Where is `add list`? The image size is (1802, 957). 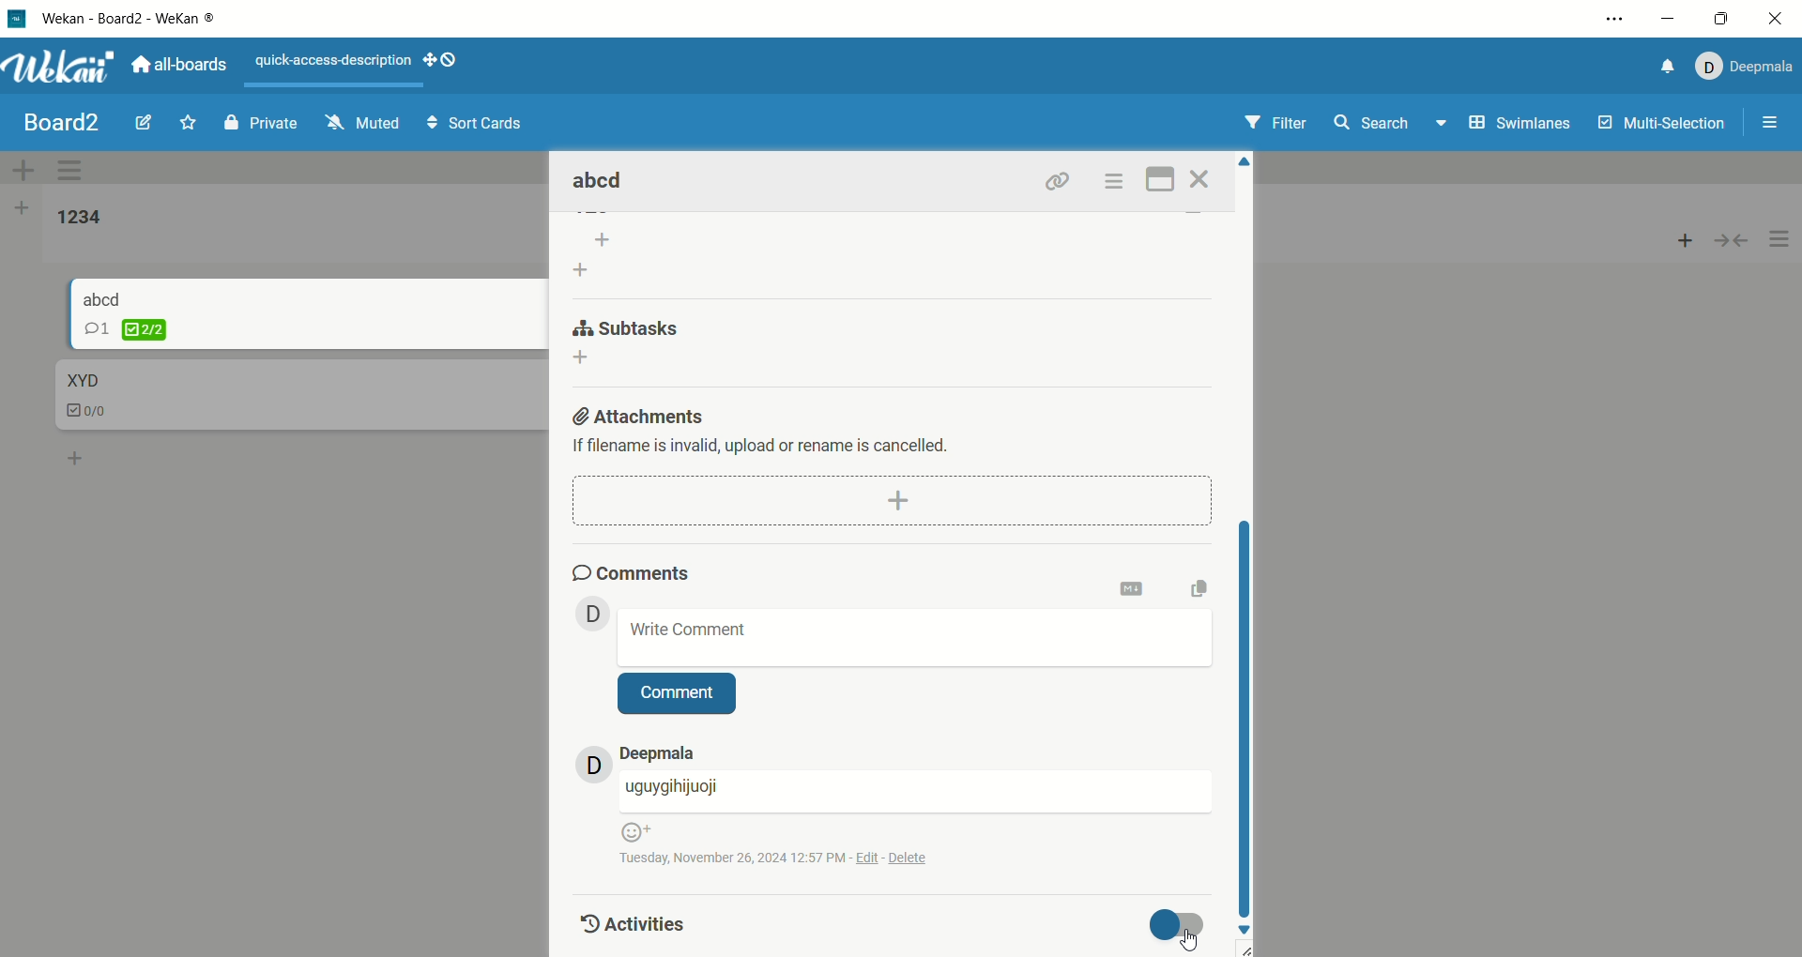 add list is located at coordinates (596, 256).